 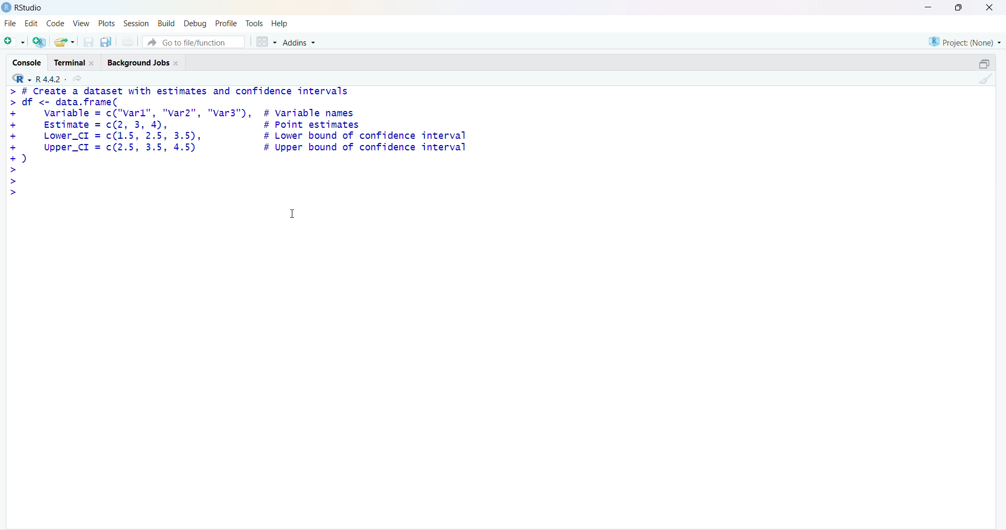 What do you see at coordinates (81, 23) in the screenshot?
I see `View` at bounding box center [81, 23].